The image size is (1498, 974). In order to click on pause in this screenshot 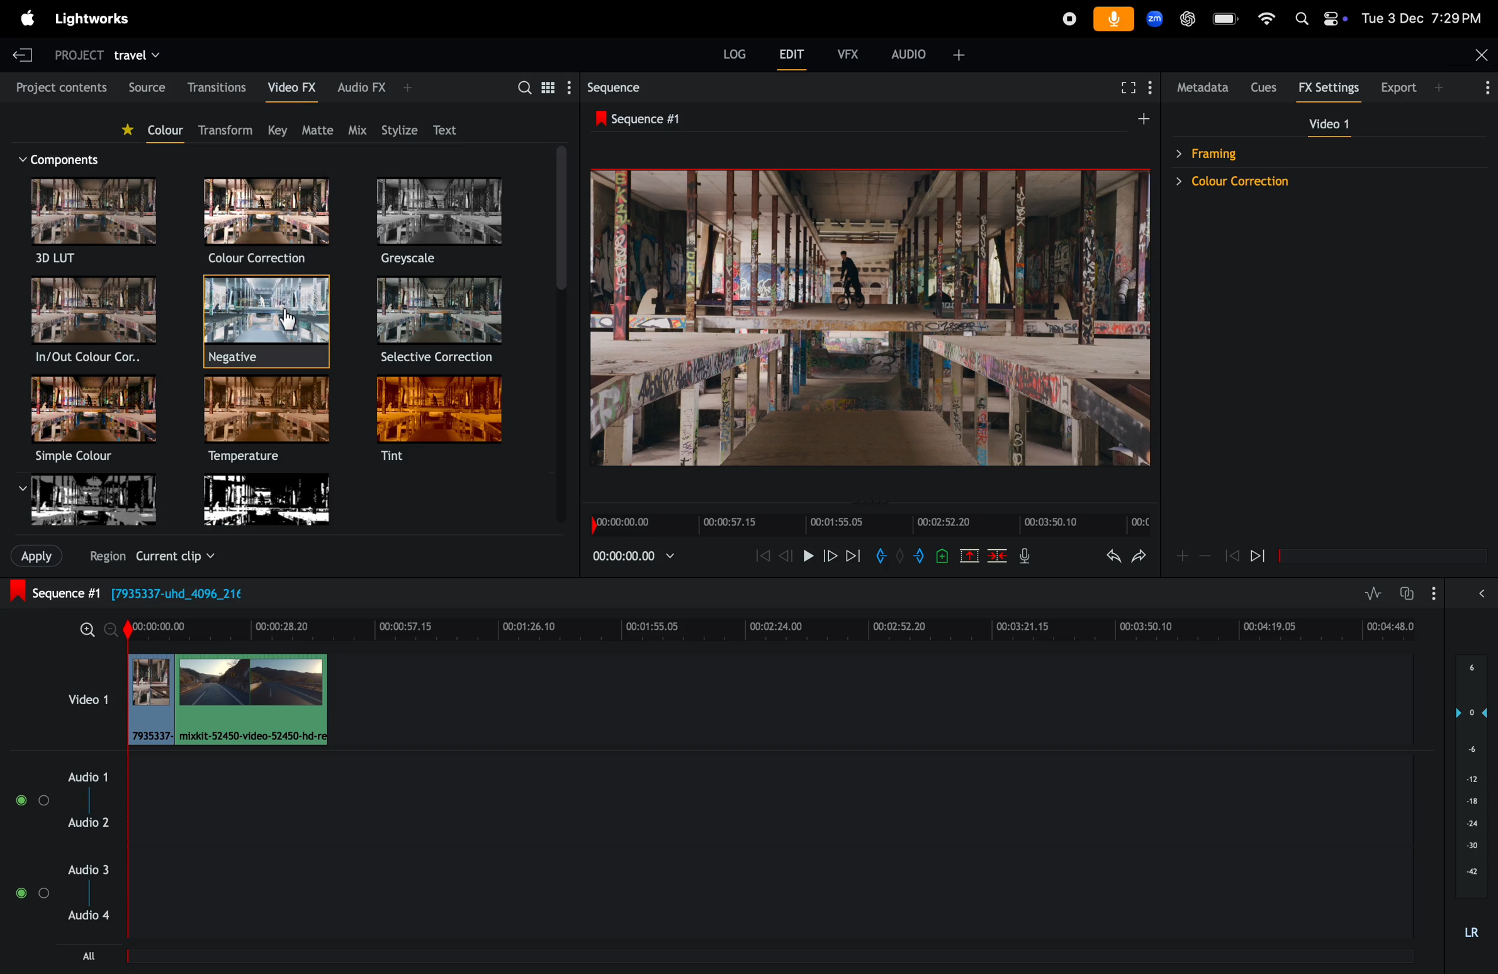, I will do `click(806, 556)`.